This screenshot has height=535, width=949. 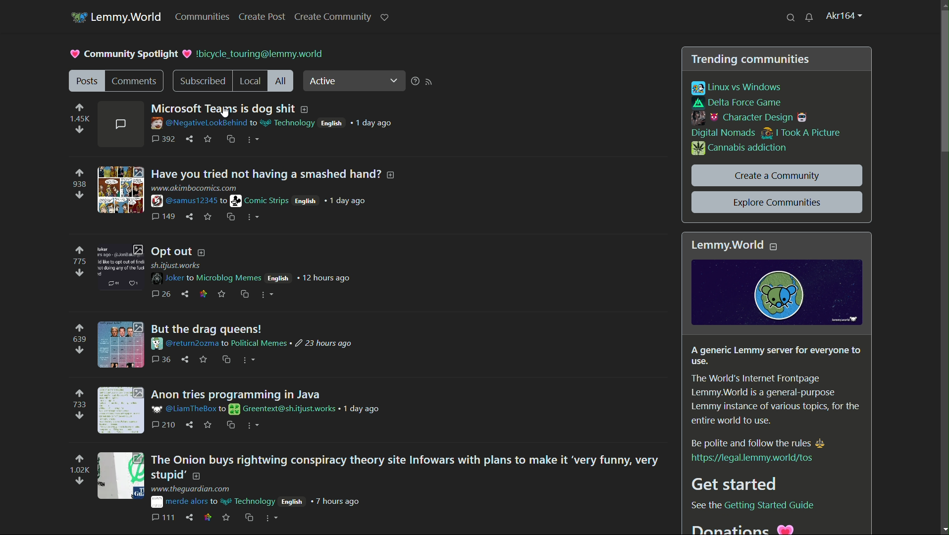 I want to click on trending communities, so click(x=750, y=60).